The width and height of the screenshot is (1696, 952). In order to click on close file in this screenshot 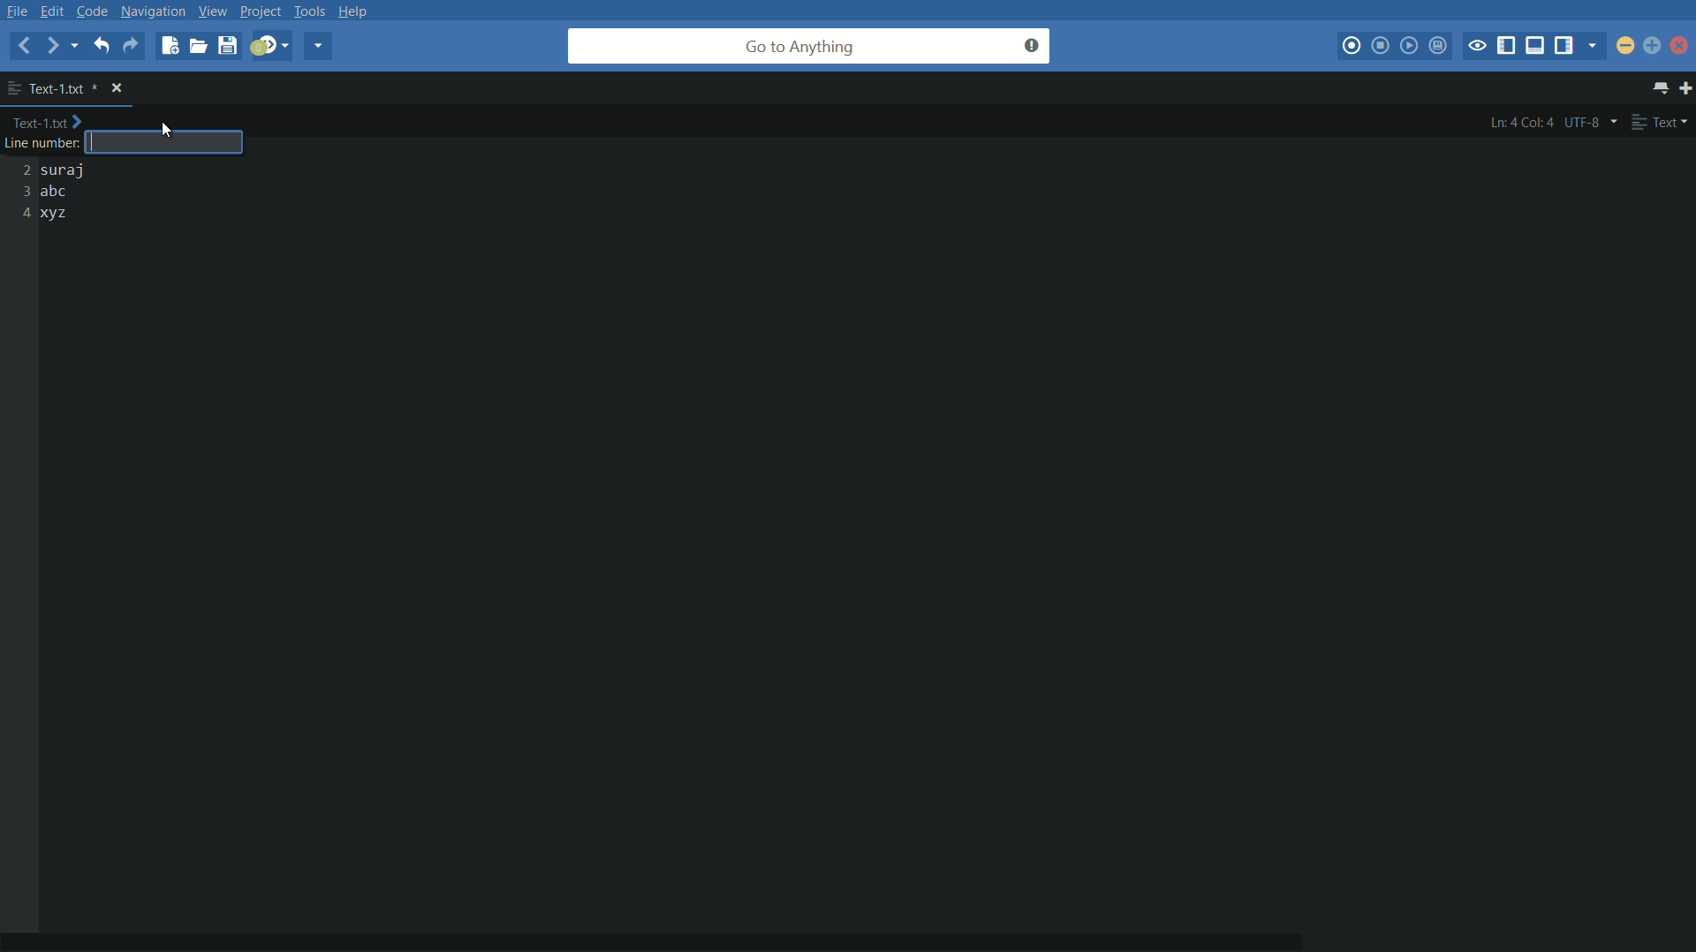, I will do `click(119, 88)`.